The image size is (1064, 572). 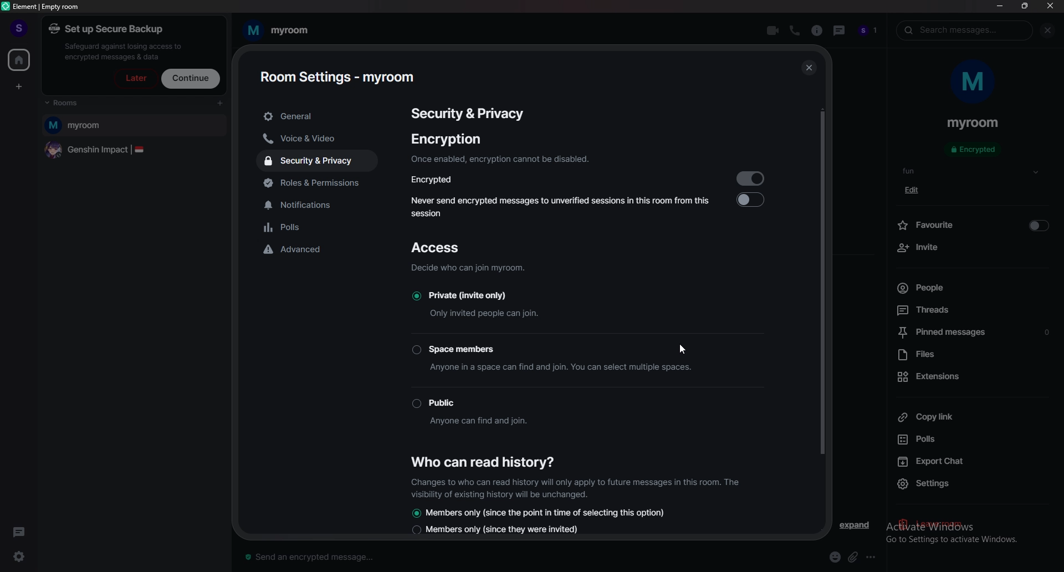 What do you see at coordinates (974, 124) in the screenshot?
I see `myroom` at bounding box center [974, 124].